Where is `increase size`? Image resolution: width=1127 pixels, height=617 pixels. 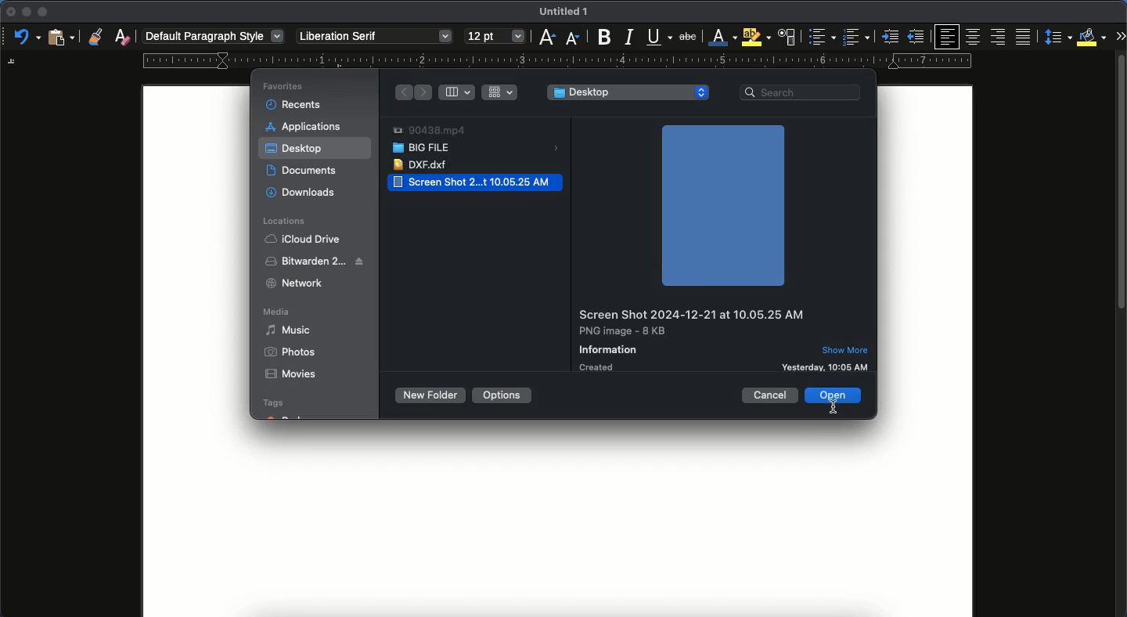
increase size is located at coordinates (545, 38).